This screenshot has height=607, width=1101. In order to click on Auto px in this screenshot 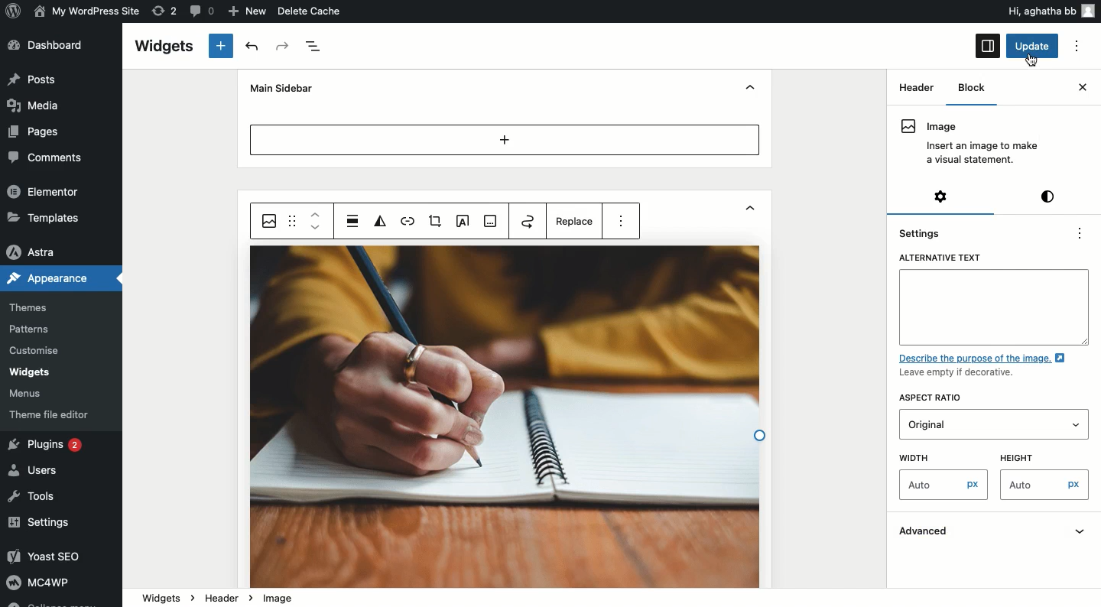, I will do `click(944, 486)`.